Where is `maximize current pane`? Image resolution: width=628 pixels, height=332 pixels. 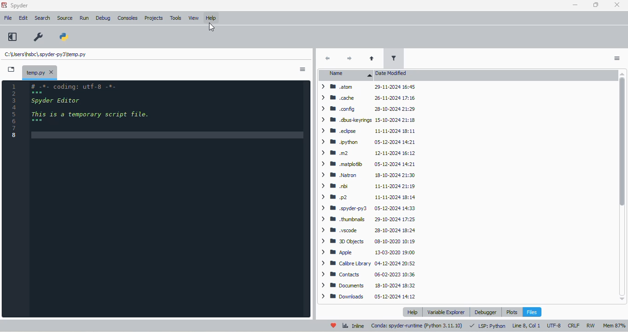
maximize current pane is located at coordinates (12, 36).